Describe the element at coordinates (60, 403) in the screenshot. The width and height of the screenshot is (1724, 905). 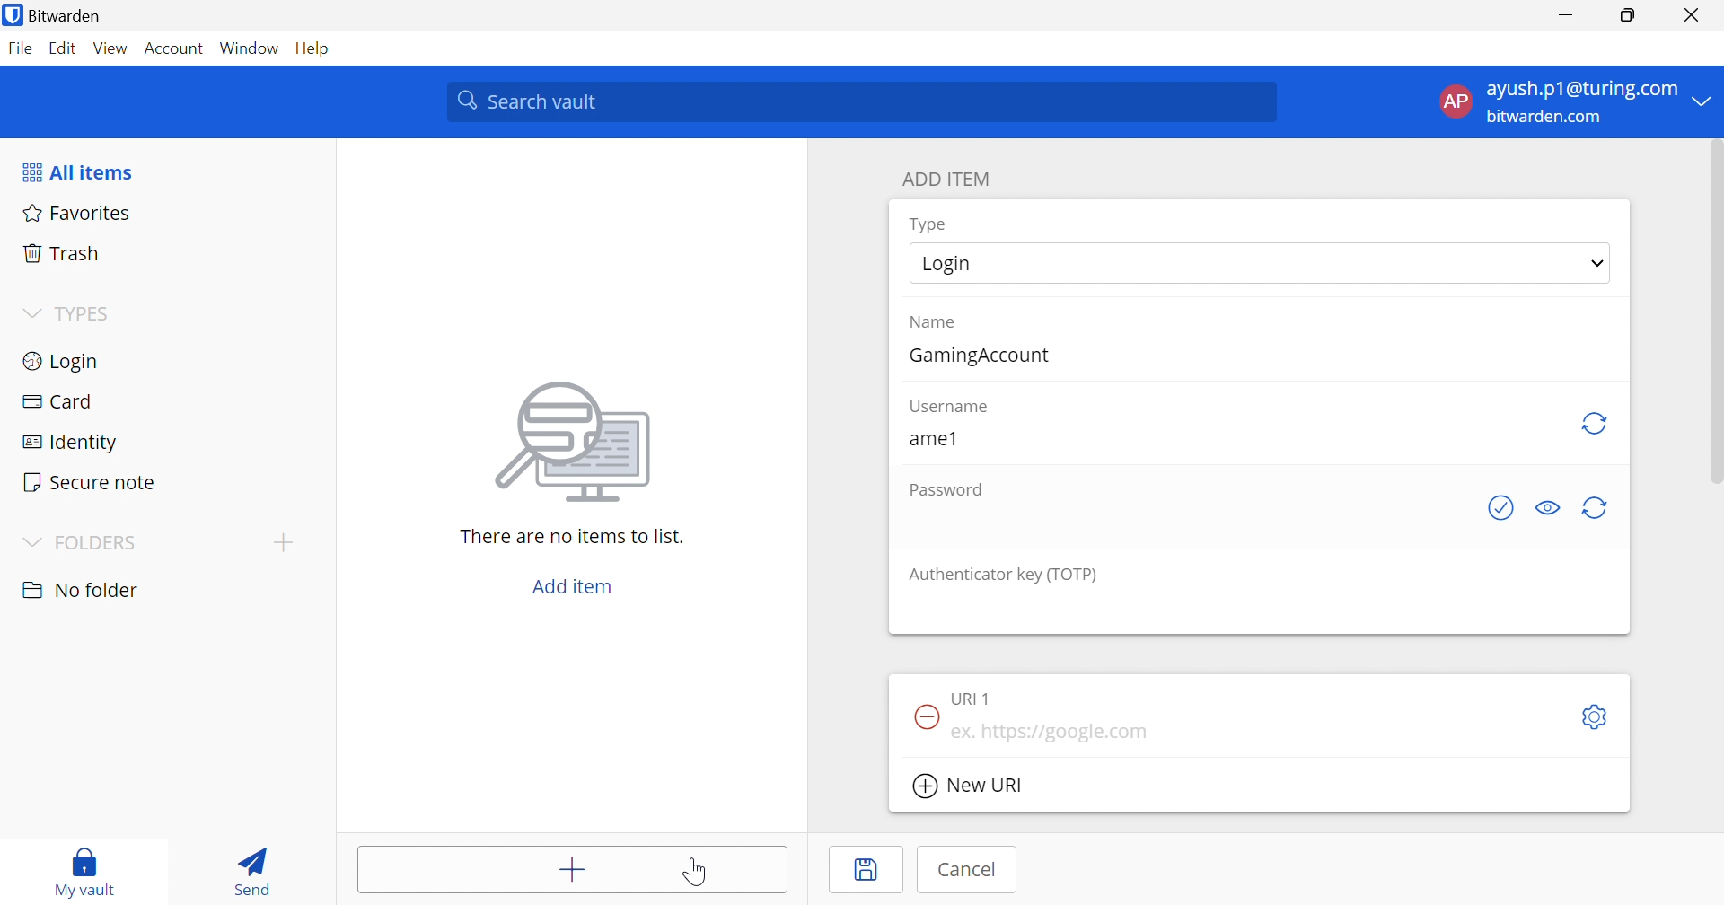
I see `Card` at that location.